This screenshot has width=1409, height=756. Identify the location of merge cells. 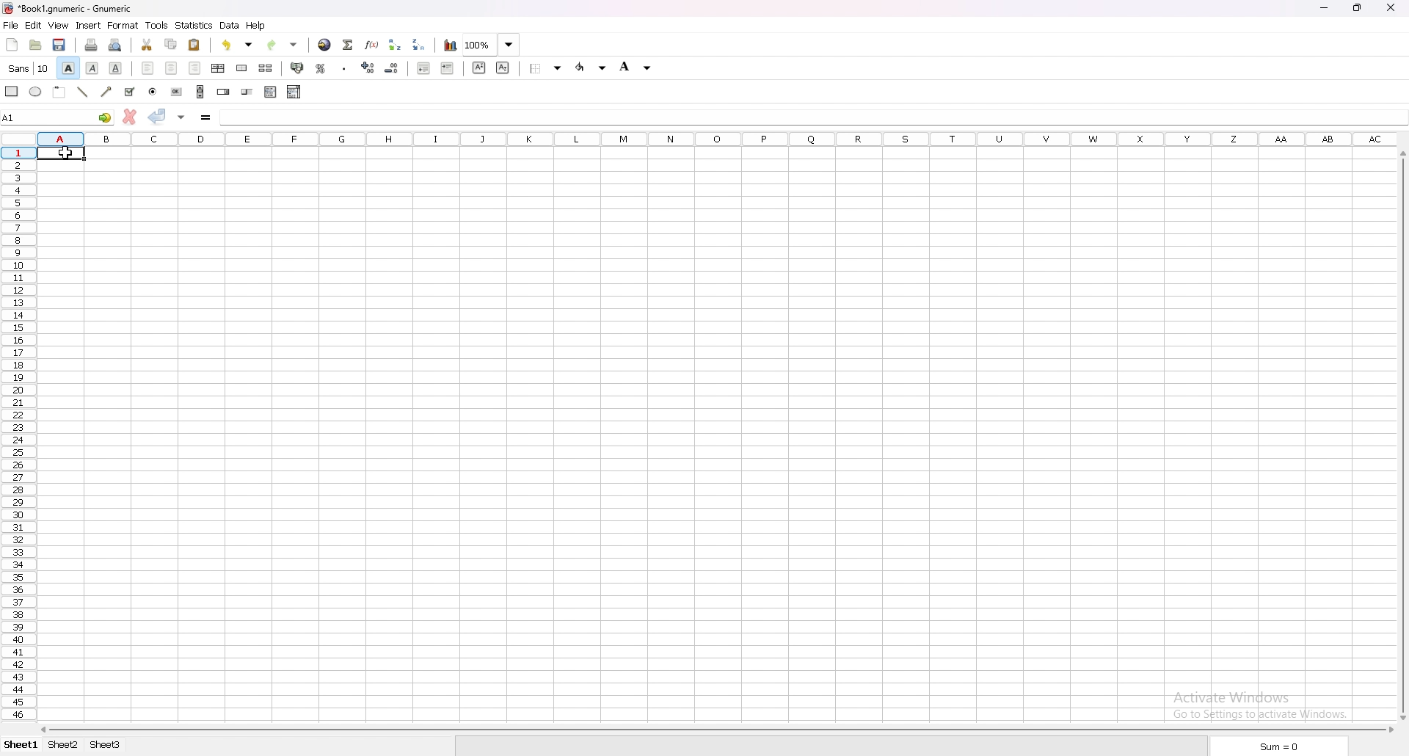
(243, 68).